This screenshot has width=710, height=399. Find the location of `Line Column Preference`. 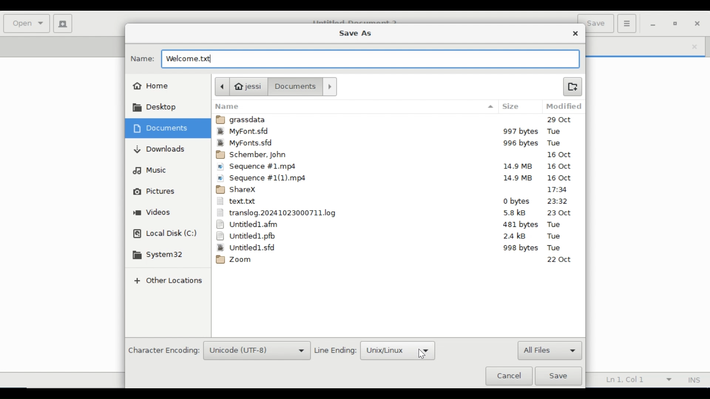

Line Column Preference is located at coordinates (636, 379).